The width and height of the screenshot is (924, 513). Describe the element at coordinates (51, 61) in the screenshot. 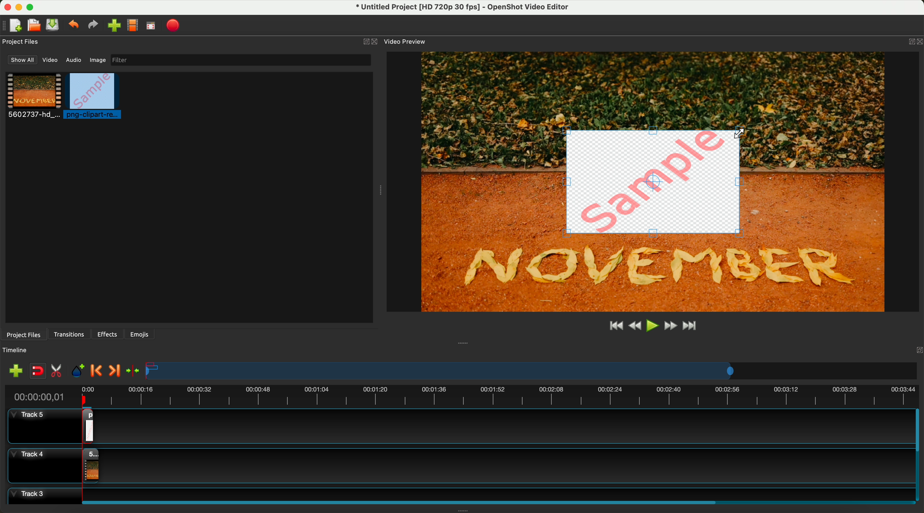

I see `video` at that location.